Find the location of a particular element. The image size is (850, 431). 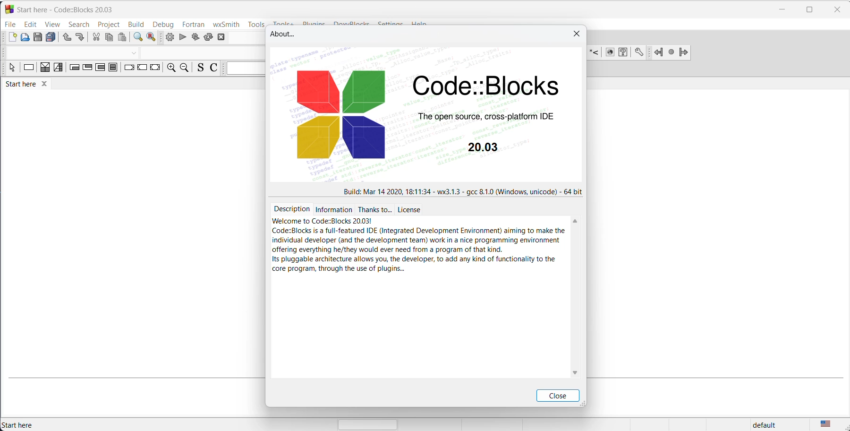

zoom in is located at coordinates (171, 68).